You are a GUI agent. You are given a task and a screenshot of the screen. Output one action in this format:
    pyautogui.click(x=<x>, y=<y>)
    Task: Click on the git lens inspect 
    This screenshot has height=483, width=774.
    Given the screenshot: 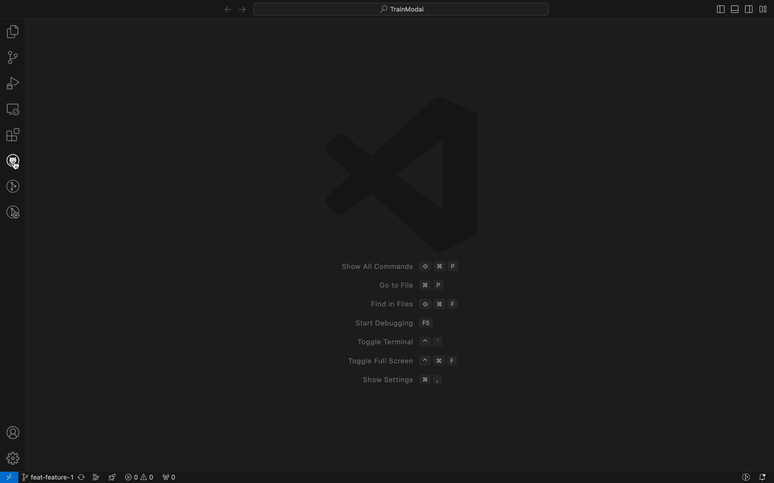 What is the action you would take?
    pyautogui.click(x=13, y=212)
    